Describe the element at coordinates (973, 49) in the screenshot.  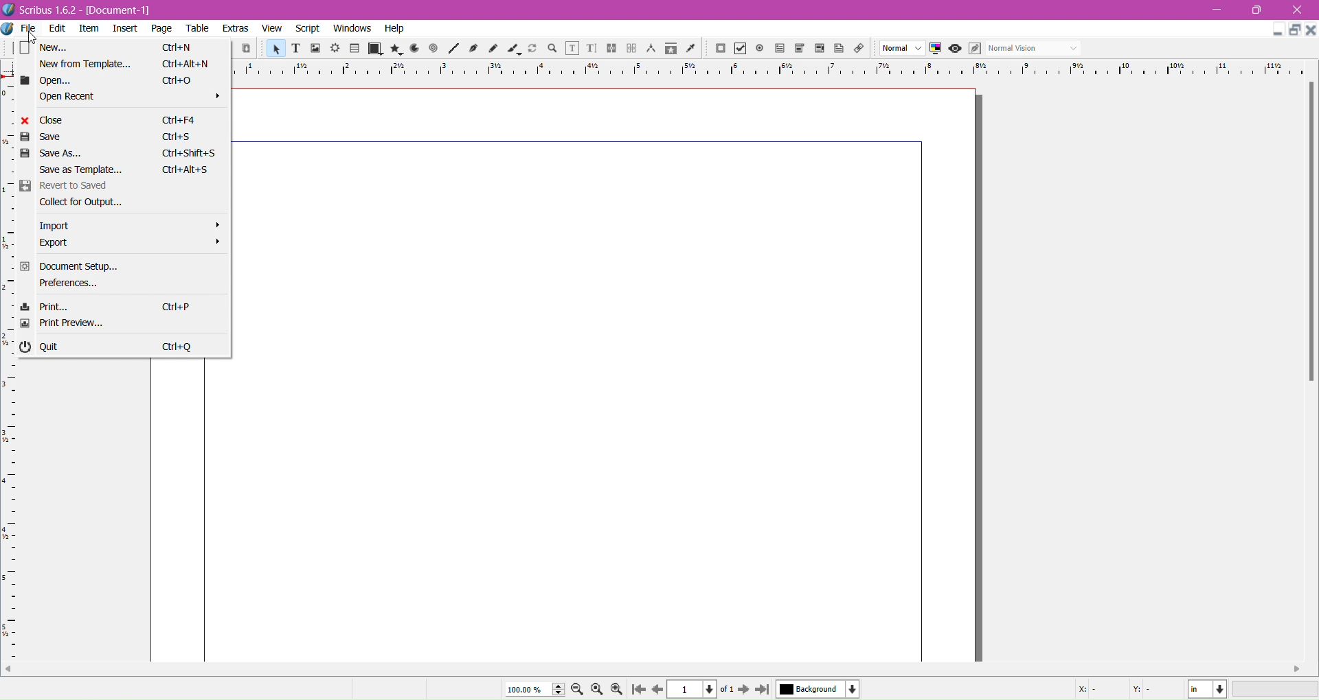
I see `Edit in Preview mode` at that location.